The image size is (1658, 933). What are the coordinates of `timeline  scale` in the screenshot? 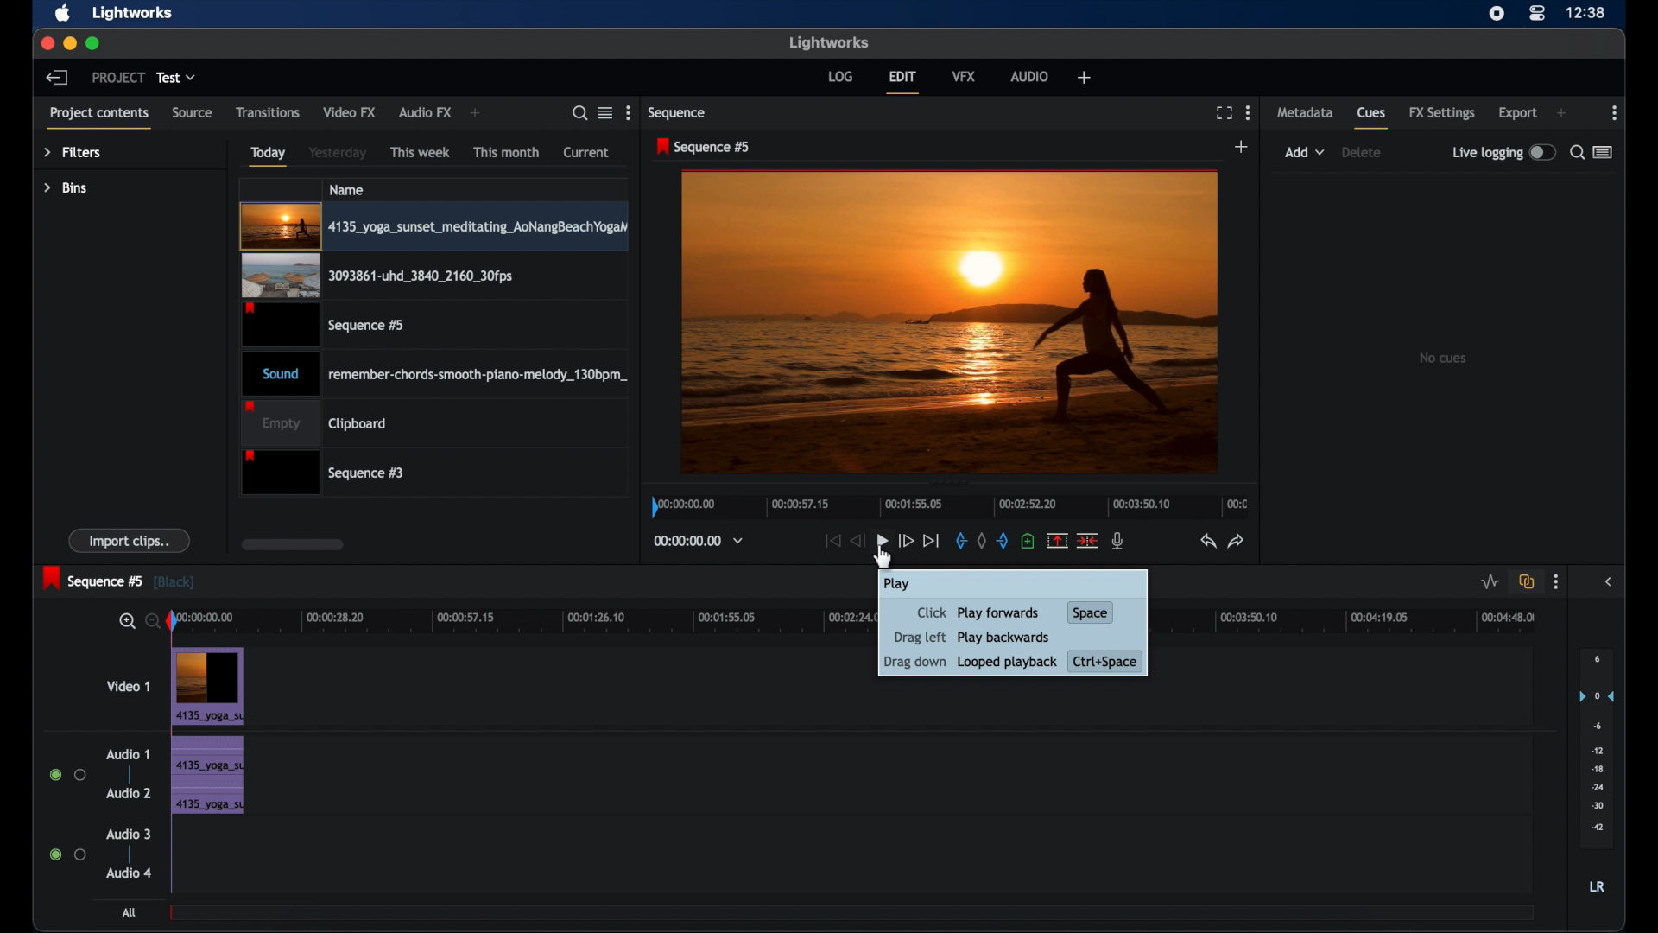 It's located at (948, 505).